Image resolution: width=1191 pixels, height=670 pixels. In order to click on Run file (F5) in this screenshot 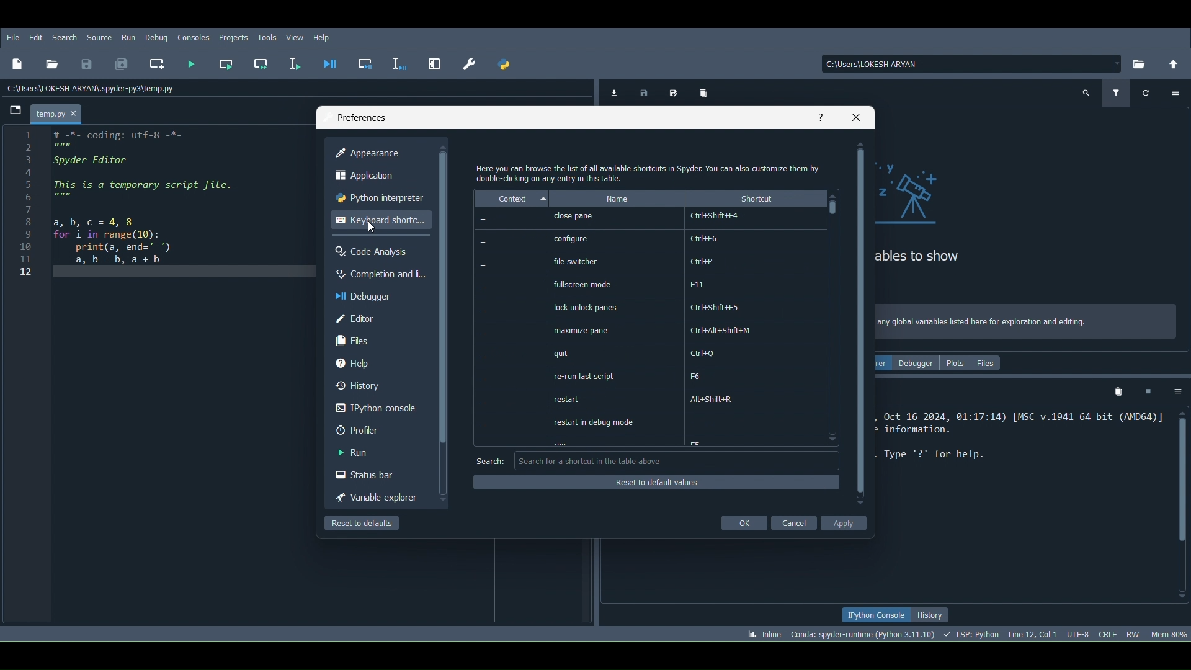, I will do `click(192, 63)`.